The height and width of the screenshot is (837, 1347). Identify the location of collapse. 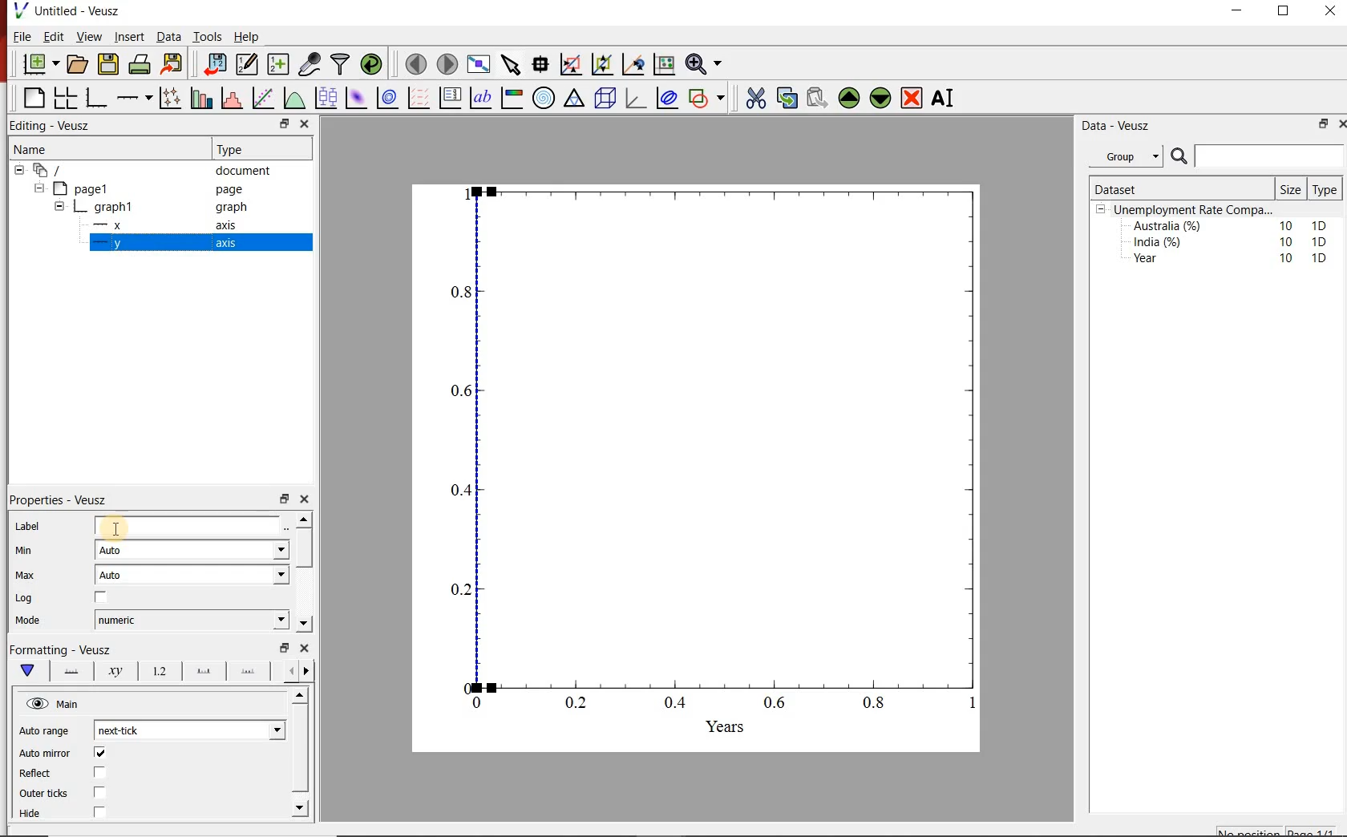
(59, 208).